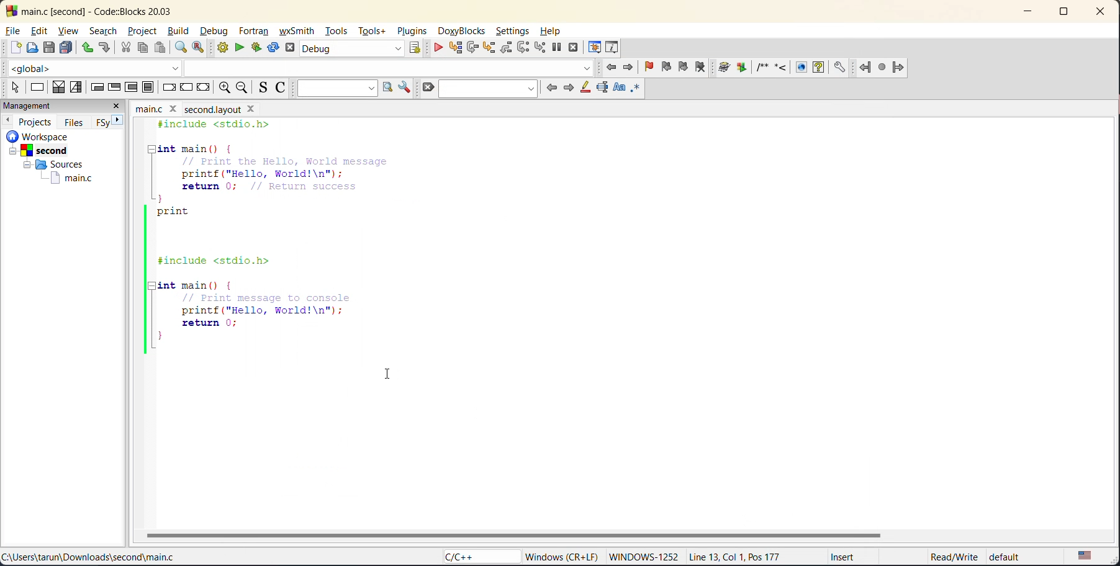 Image resolution: width=1120 pixels, height=566 pixels. I want to click on redo, so click(107, 49).